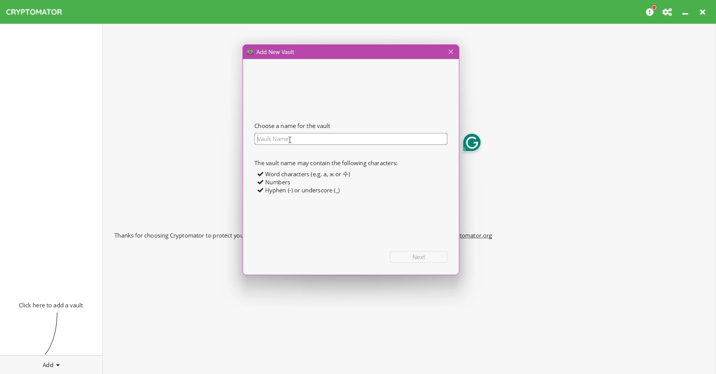 The width and height of the screenshot is (716, 374). I want to click on Close, so click(704, 12).